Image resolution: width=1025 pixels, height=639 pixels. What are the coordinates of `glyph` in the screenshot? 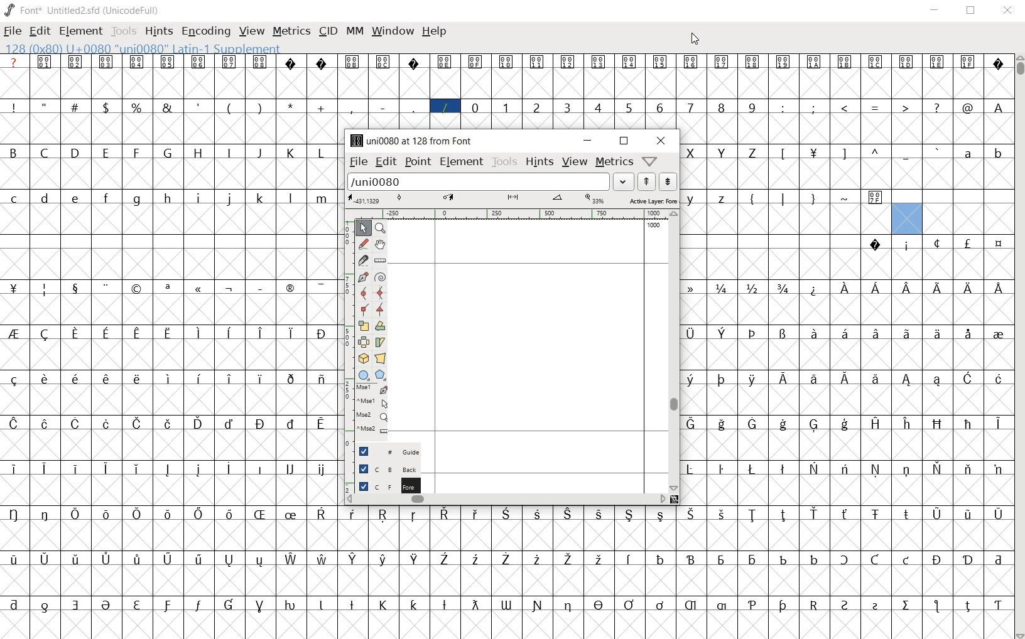 It's located at (629, 109).